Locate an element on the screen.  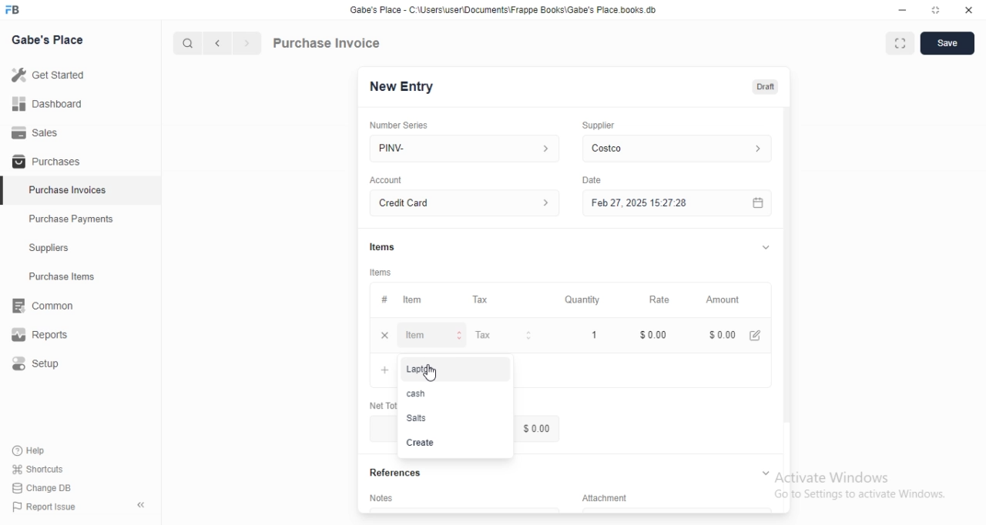
Dashboard is located at coordinates (80, 103).